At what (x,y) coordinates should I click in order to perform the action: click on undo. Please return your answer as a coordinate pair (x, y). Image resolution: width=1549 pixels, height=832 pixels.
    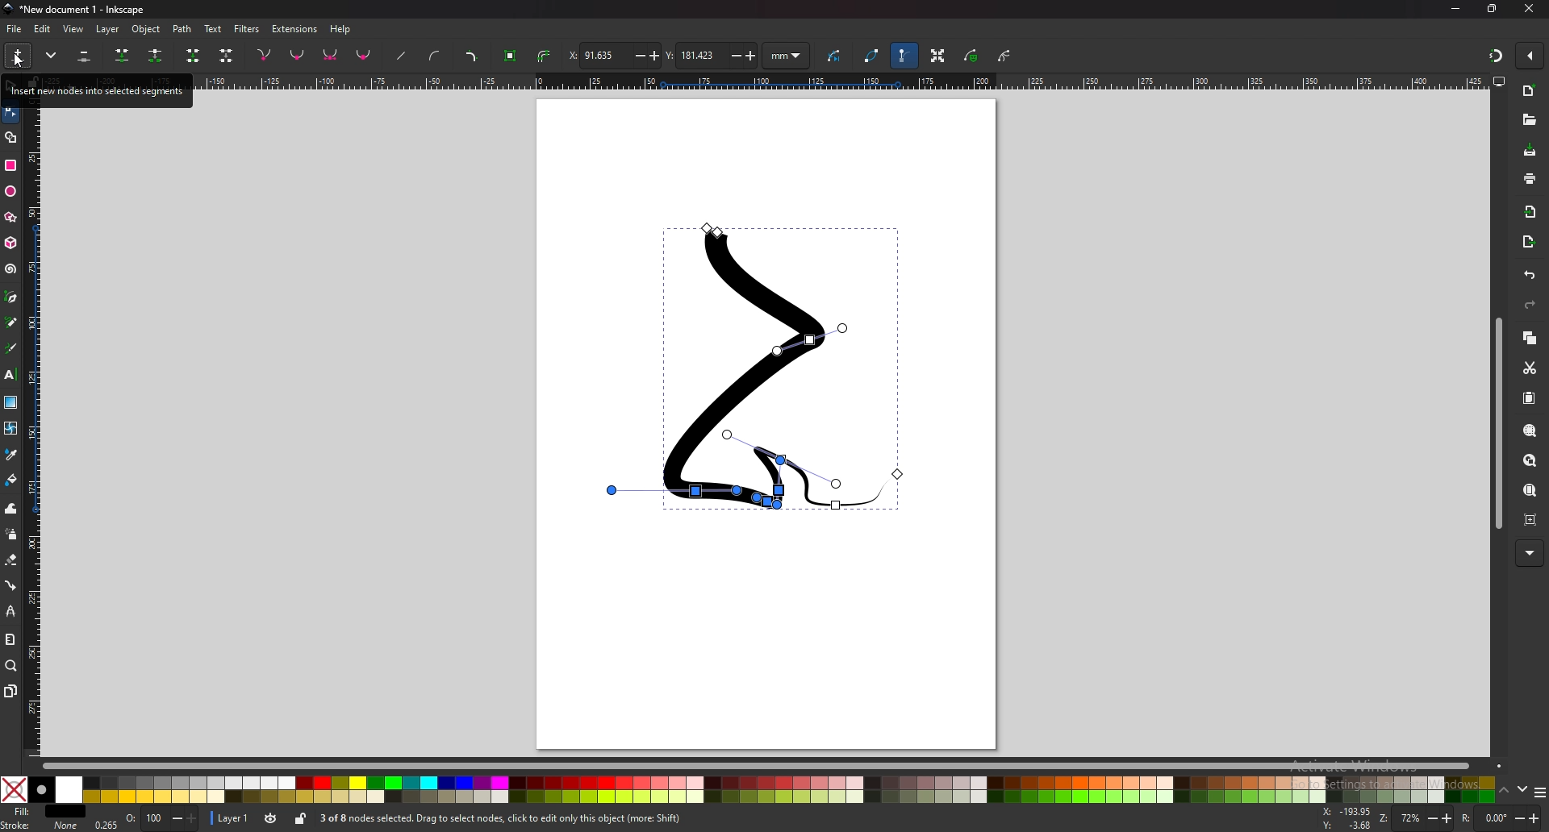
    Looking at the image, I should click on (1530, 276).